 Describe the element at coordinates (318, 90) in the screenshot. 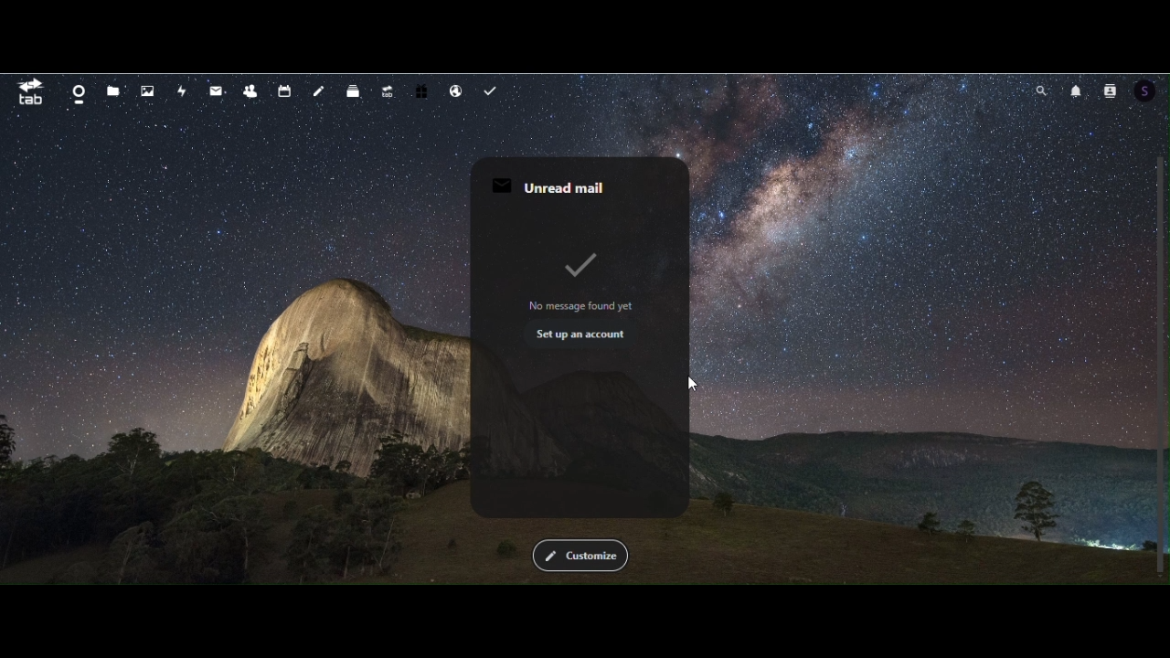

I see `notes` at that location.